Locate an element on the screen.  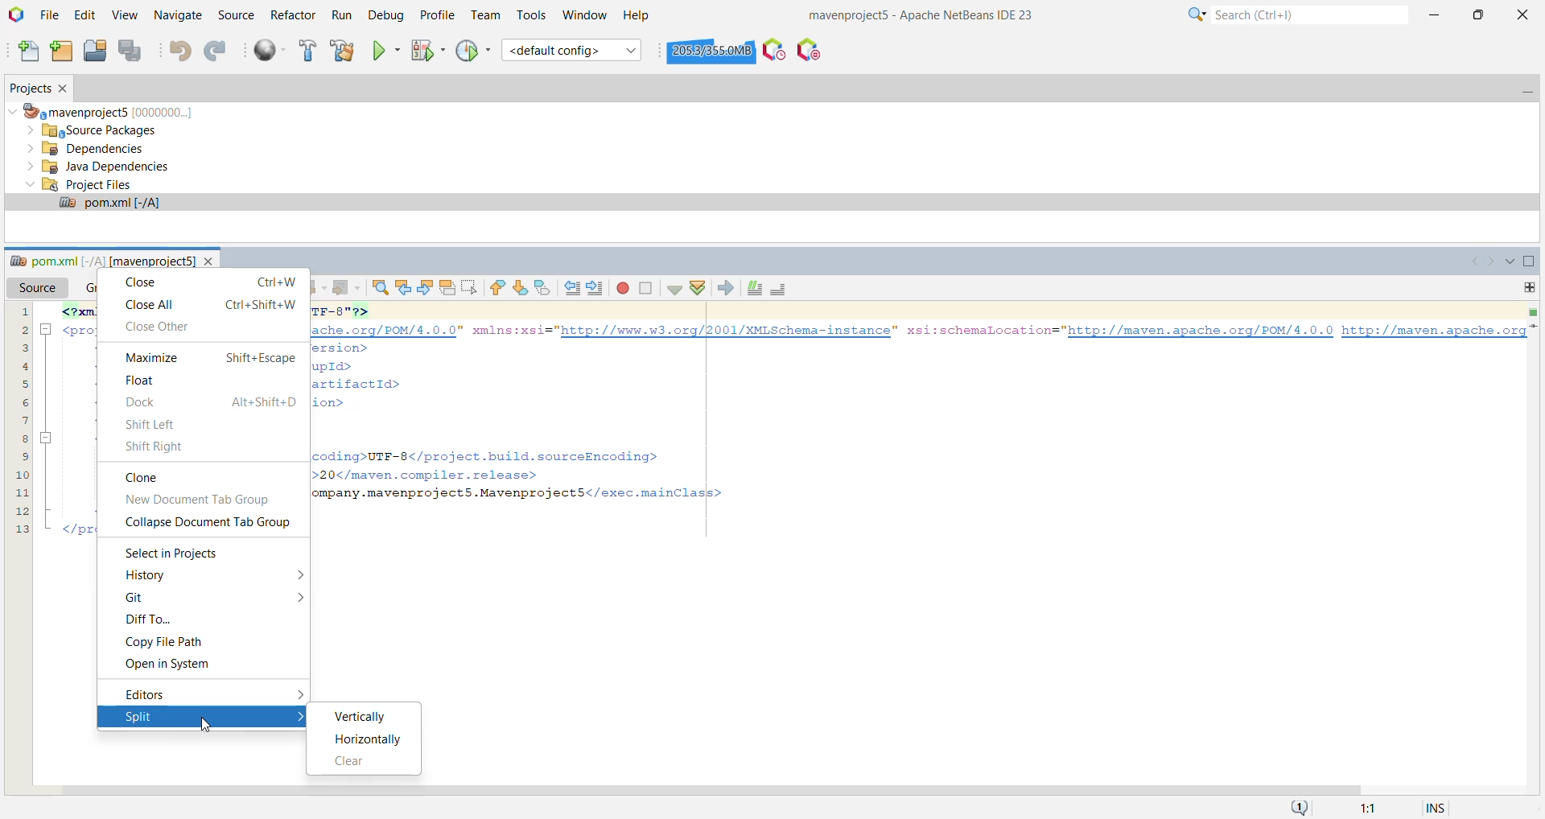
Diff To is located at coordinates (146, 619).